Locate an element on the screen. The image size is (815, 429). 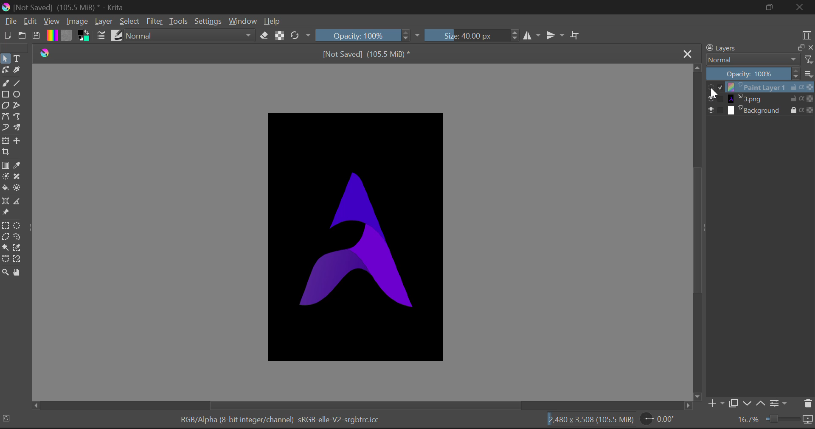
show or hide layer is located at coordinates (717, 110).